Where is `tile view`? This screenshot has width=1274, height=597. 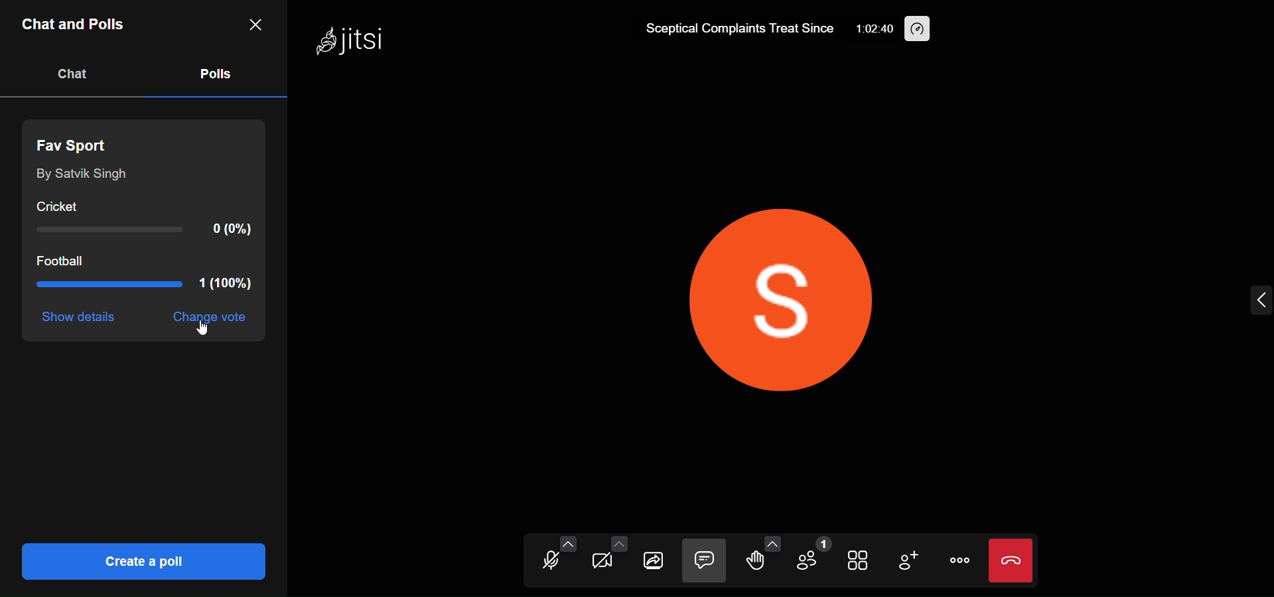
tile view is located at coordinates (859, 562).